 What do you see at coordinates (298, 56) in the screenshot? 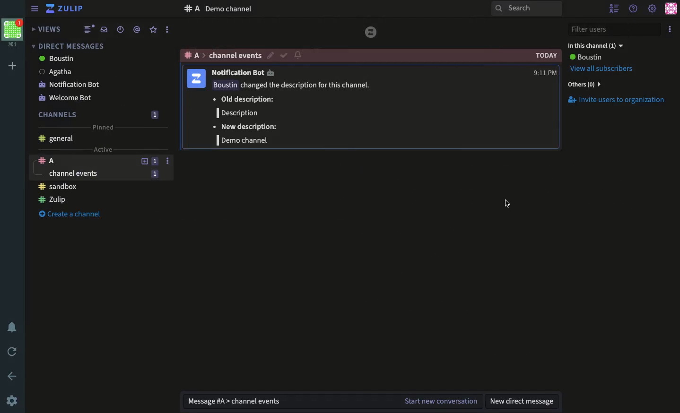
I see `notification` at bounding box center [298, 56].